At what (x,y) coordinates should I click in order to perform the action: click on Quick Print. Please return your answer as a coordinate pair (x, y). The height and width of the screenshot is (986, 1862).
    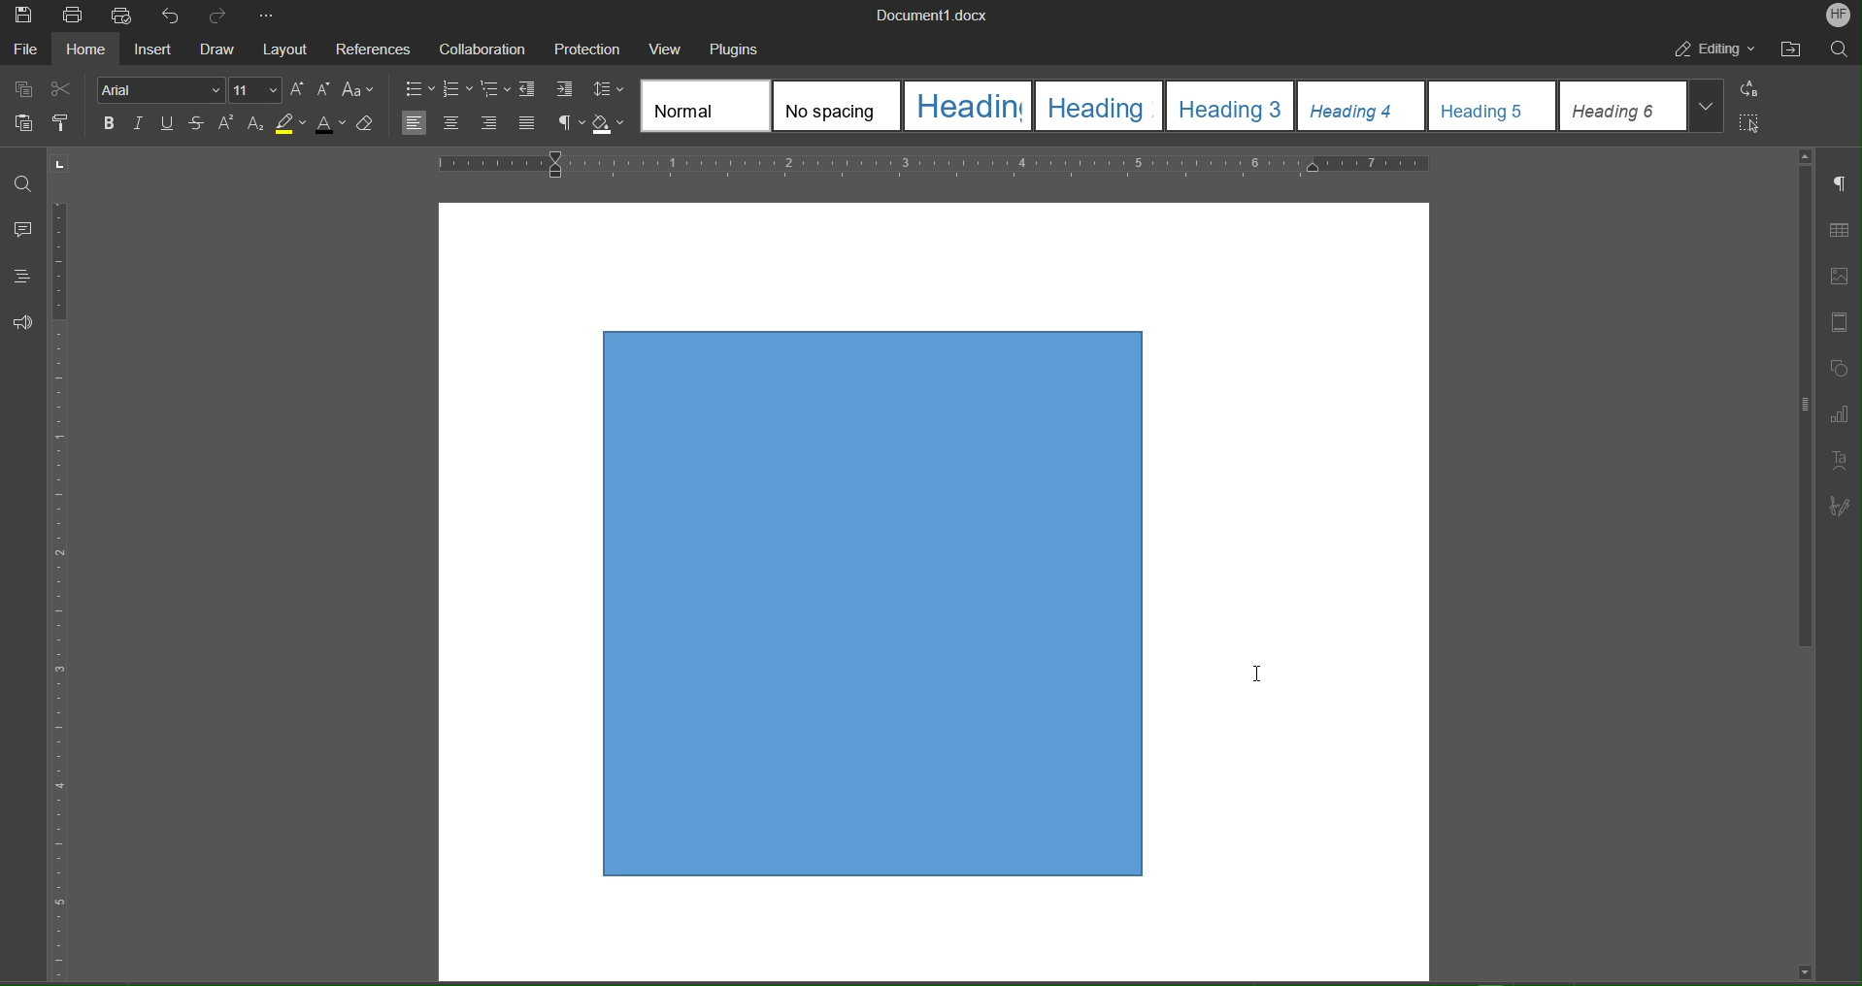
    Looking at the image, I should click on (121, 16).